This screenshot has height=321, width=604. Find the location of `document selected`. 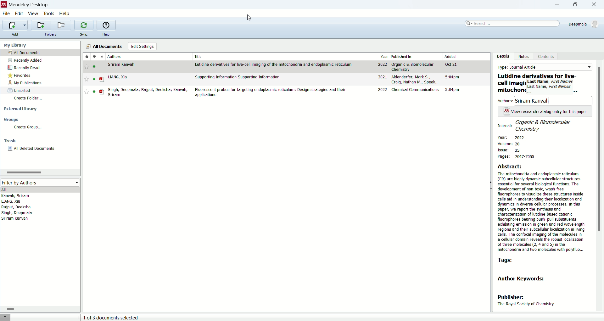

document selected is located at coordinates (112, 318).